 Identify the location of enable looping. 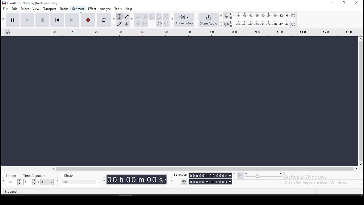
(104, 20).